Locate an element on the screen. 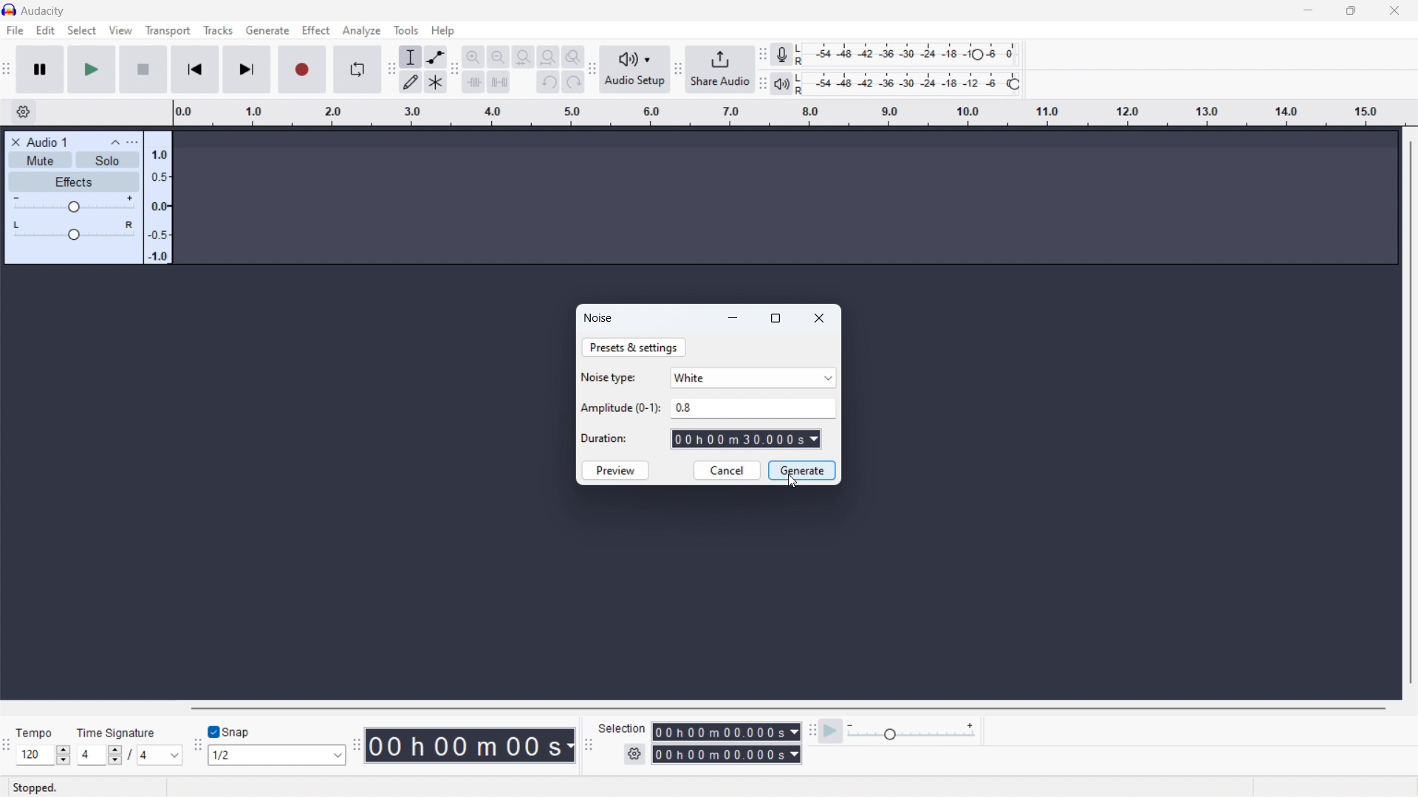  select is located at coordinates (82, 30).